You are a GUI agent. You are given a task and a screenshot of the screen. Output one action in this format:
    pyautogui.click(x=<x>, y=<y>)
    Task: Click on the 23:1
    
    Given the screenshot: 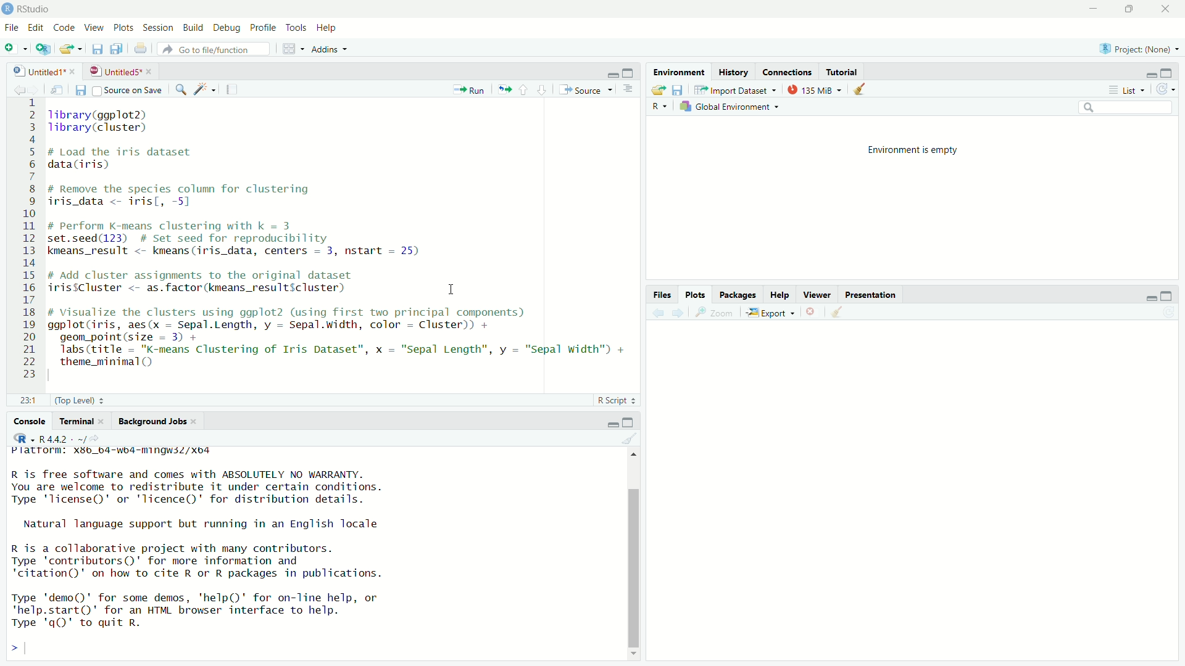 What is the action you would take?
    pyautogui.click(x=22, y=398)
    